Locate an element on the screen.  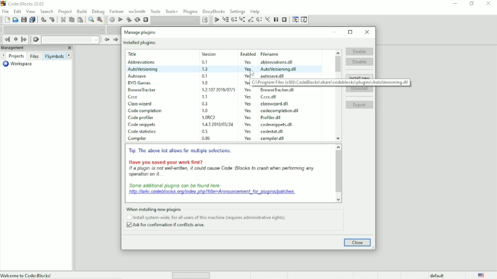
Yes is located at coordinates (247, 90).